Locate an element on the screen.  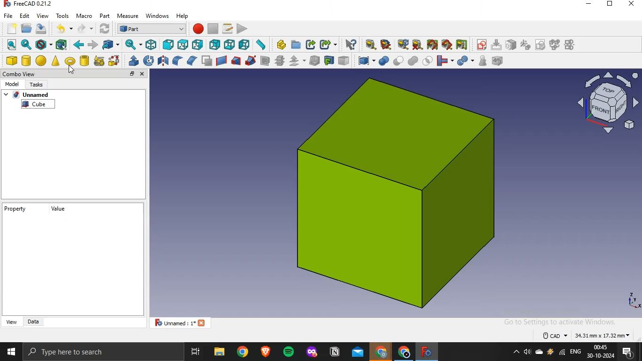
section is located at coordinates (265, 61).